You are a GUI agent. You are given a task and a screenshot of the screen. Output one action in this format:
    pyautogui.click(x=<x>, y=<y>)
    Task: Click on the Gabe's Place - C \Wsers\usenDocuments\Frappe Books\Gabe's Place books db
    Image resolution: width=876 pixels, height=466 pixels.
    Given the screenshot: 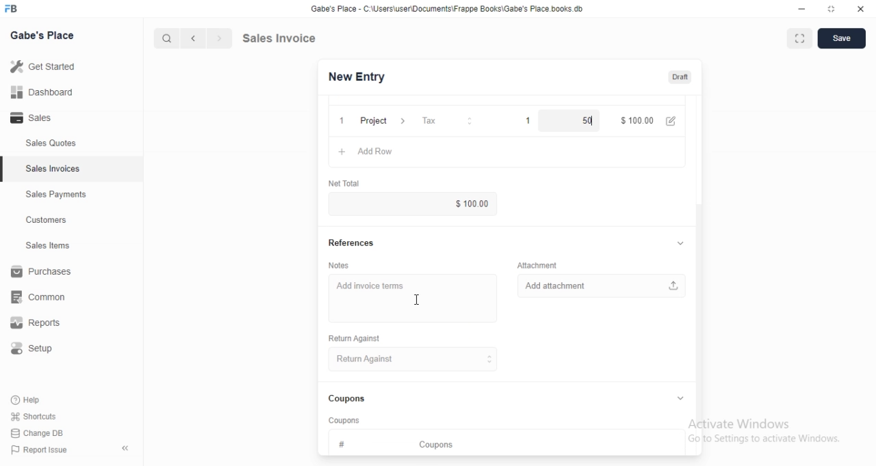 What is the action you would take?
    pyautogui.click(x=450, y=11)
    